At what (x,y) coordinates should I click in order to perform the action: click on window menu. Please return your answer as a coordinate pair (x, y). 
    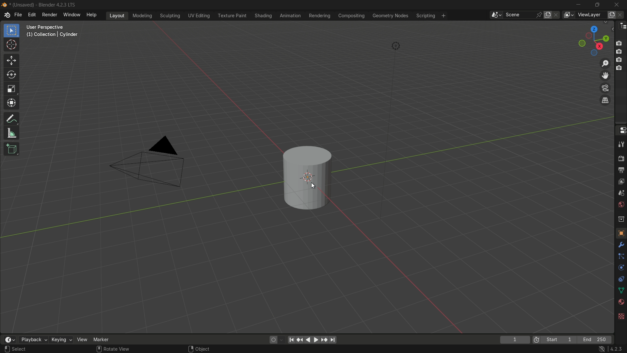
    Looking at the image, I should click on (72, 15).